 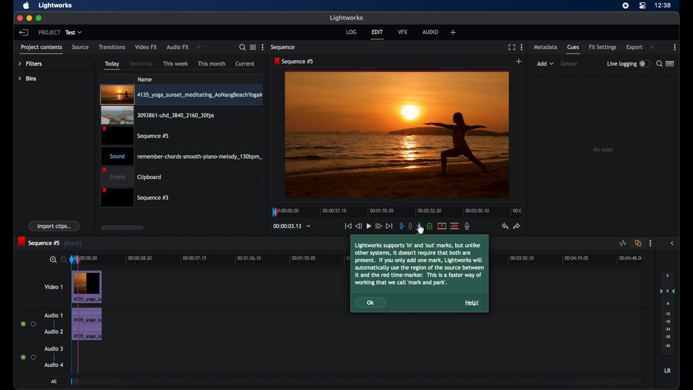 What do you see at coordinates (545, 64) in the screenshot?
I see `add dropdown` at bounding box center [545, 64].